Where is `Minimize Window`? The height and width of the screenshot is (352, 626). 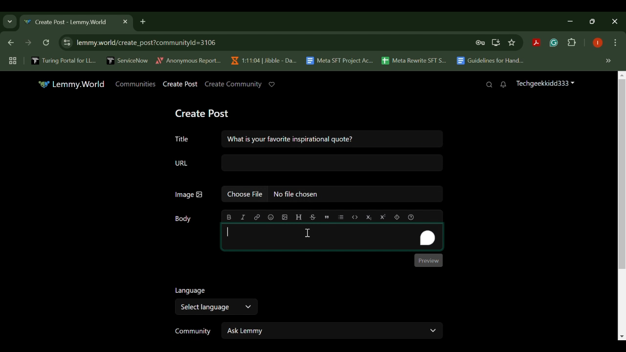
Minimize Window is located at coordinates (594, 21).